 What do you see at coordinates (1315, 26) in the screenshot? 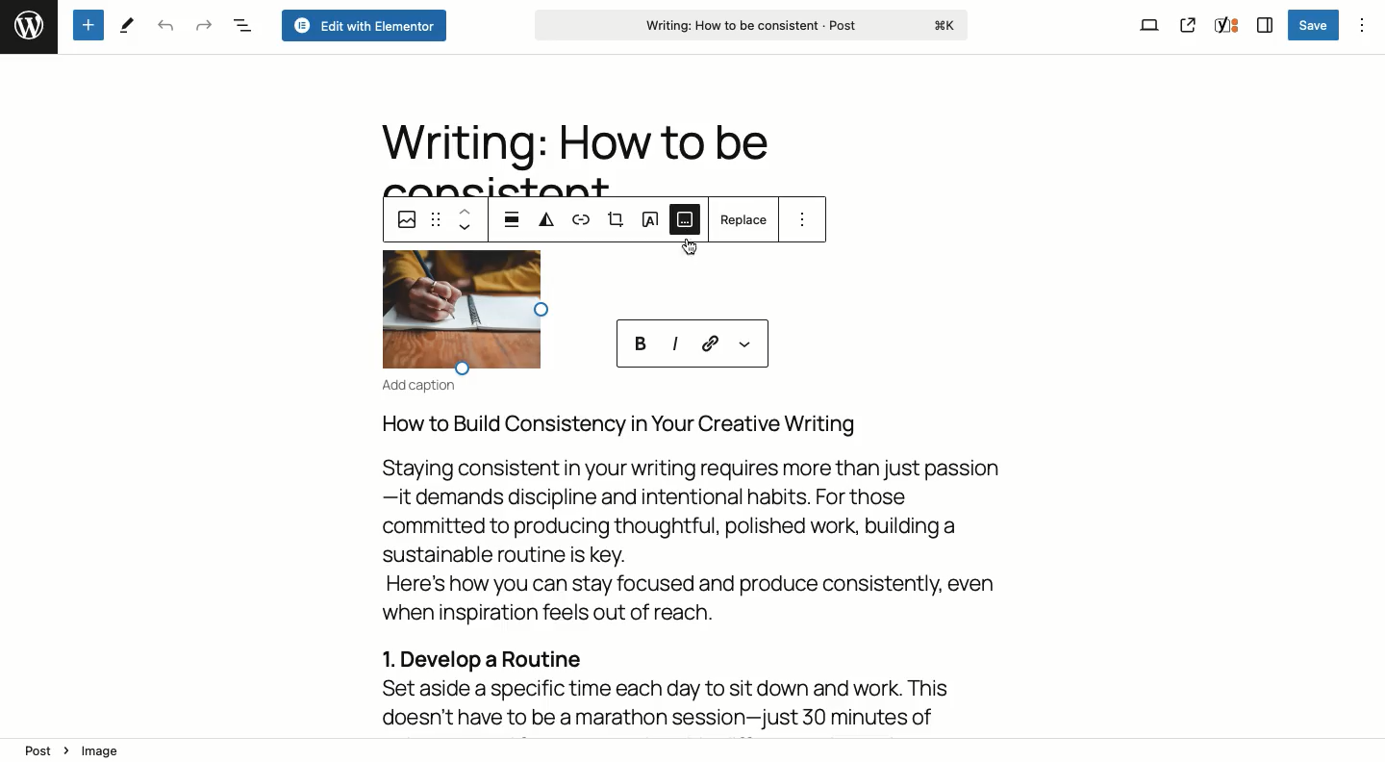
I see `Save` at bounding box center [1315, 26].